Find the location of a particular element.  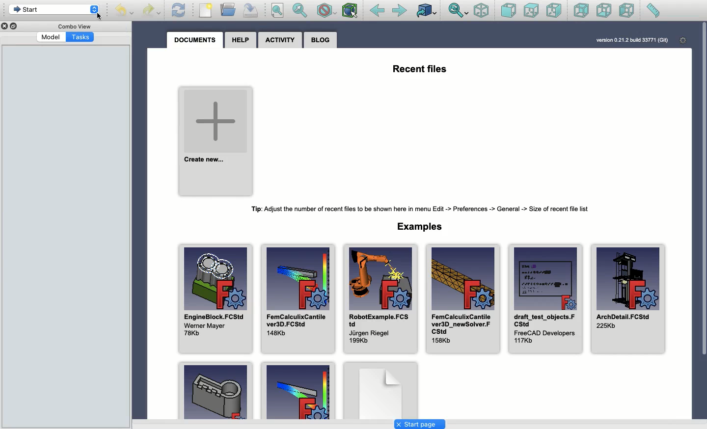

Measure is located at coordinates (653, 11).